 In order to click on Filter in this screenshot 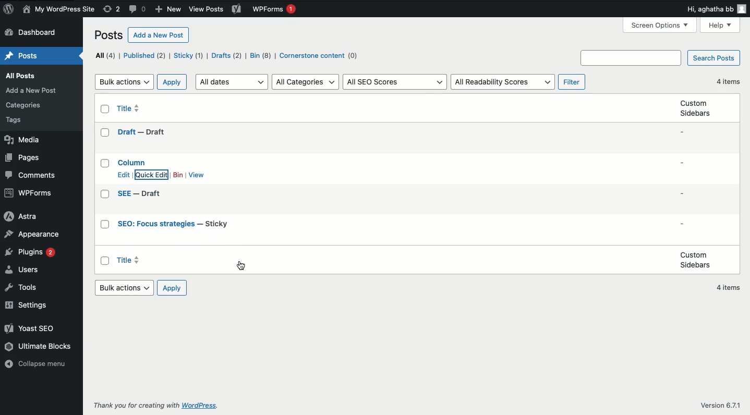, I will do `click(573, 81)`.